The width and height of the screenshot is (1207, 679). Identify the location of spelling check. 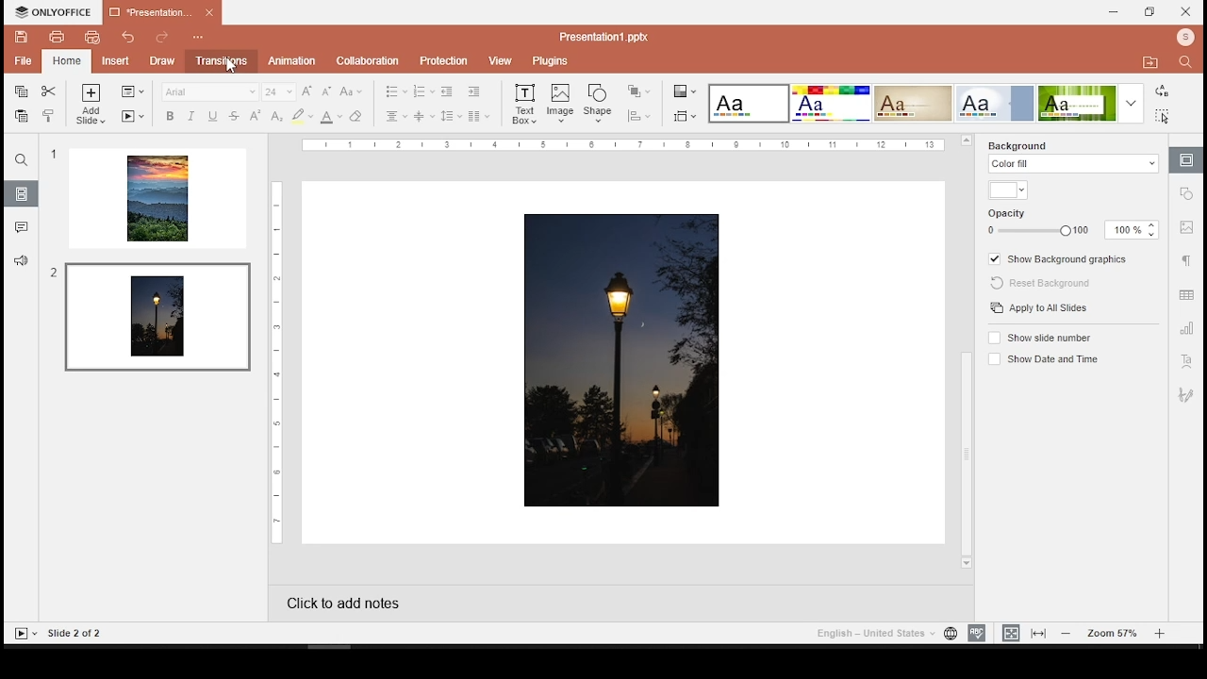
(976, 633).